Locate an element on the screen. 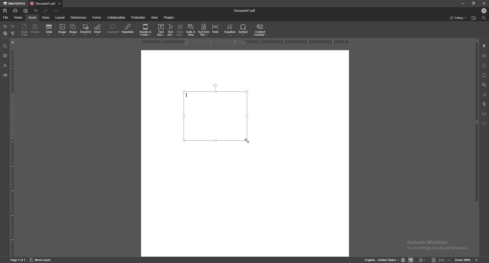 Image resolution: width=489 pixels, height=263 pixels. Activate Windows
Go to Settings to activate Windows. is located at coordinates (439, 245).